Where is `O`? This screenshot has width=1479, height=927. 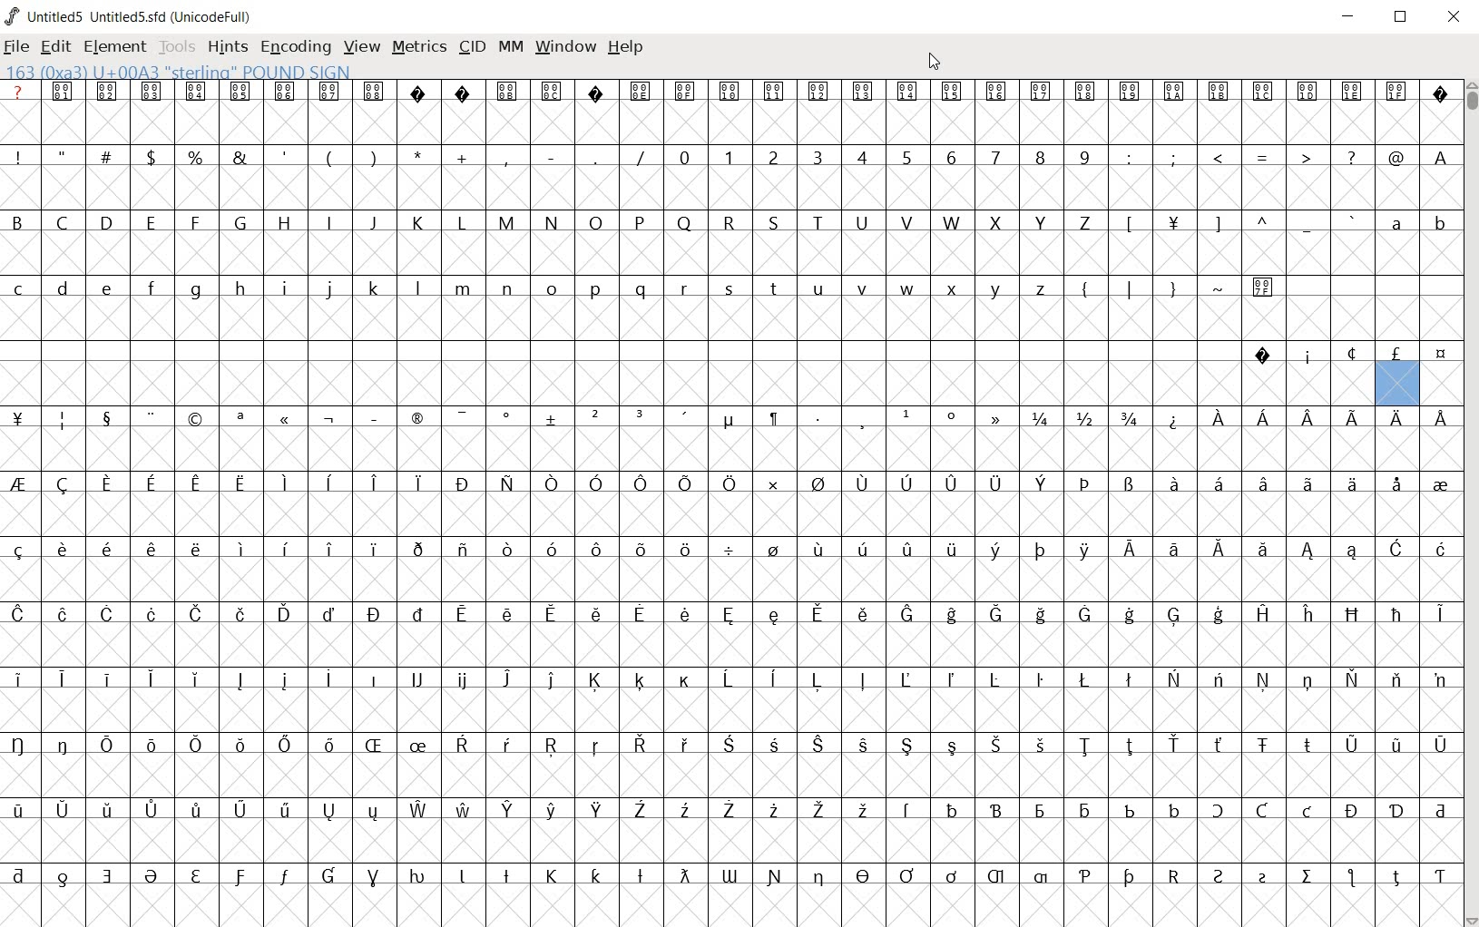 O is located at coordinates (597, 223).